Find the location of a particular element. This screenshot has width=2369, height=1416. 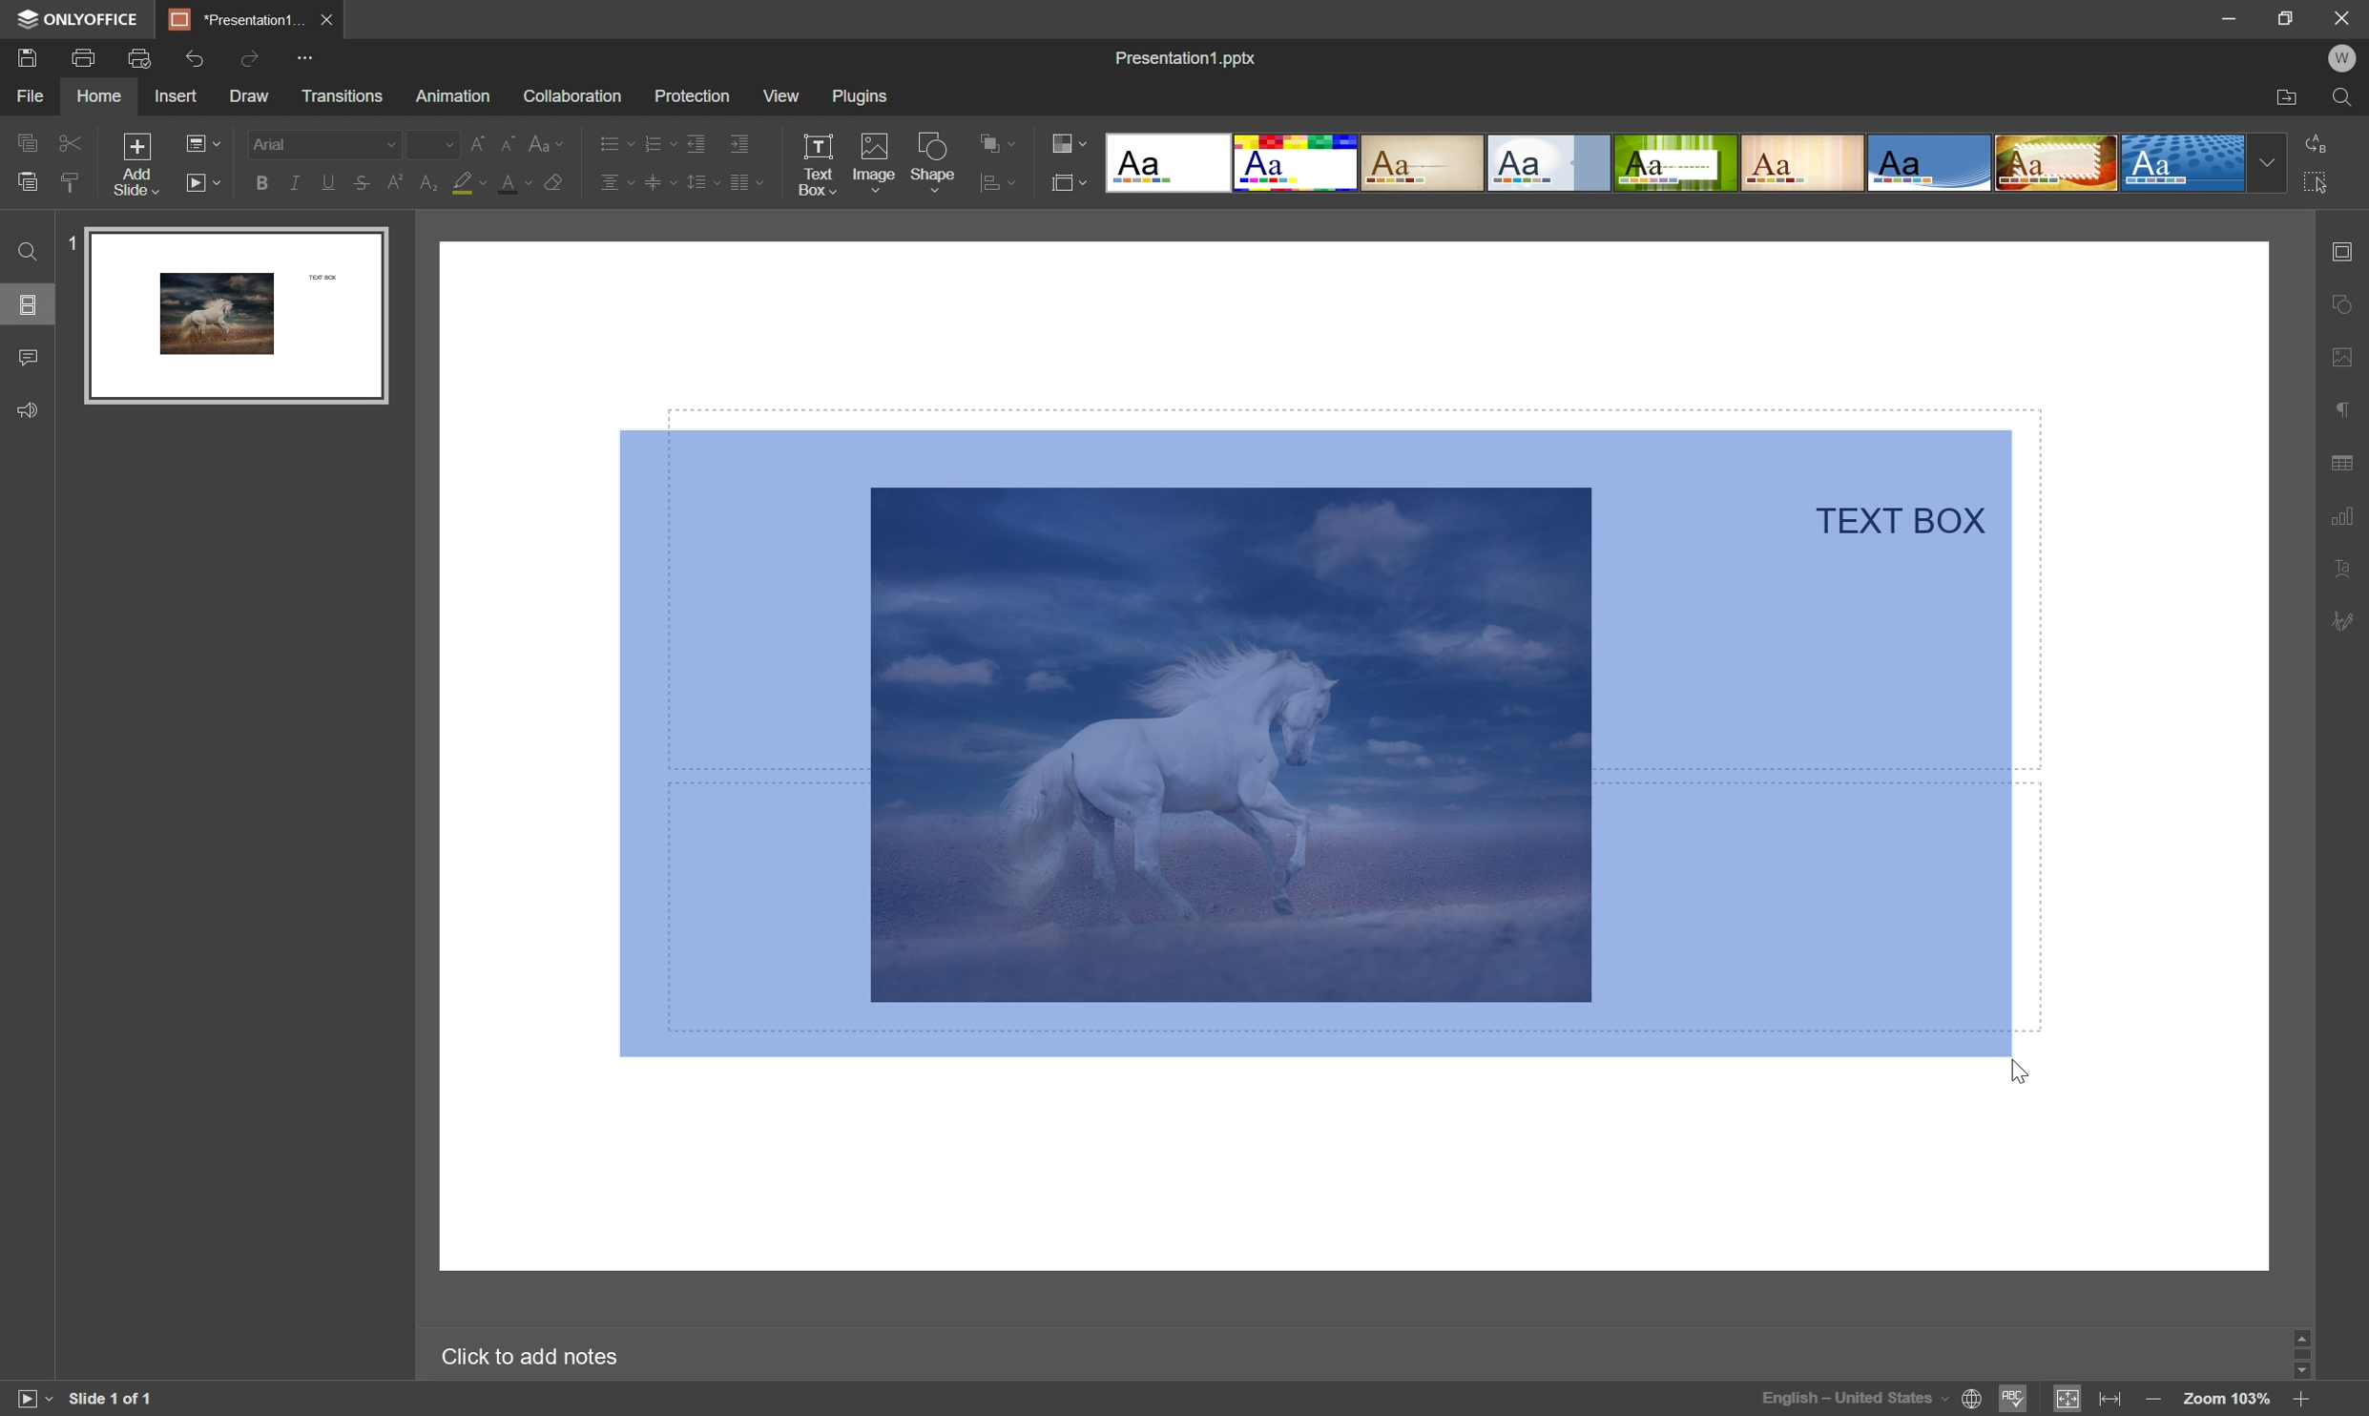

text art settings is located at coordinates (2338, 567).